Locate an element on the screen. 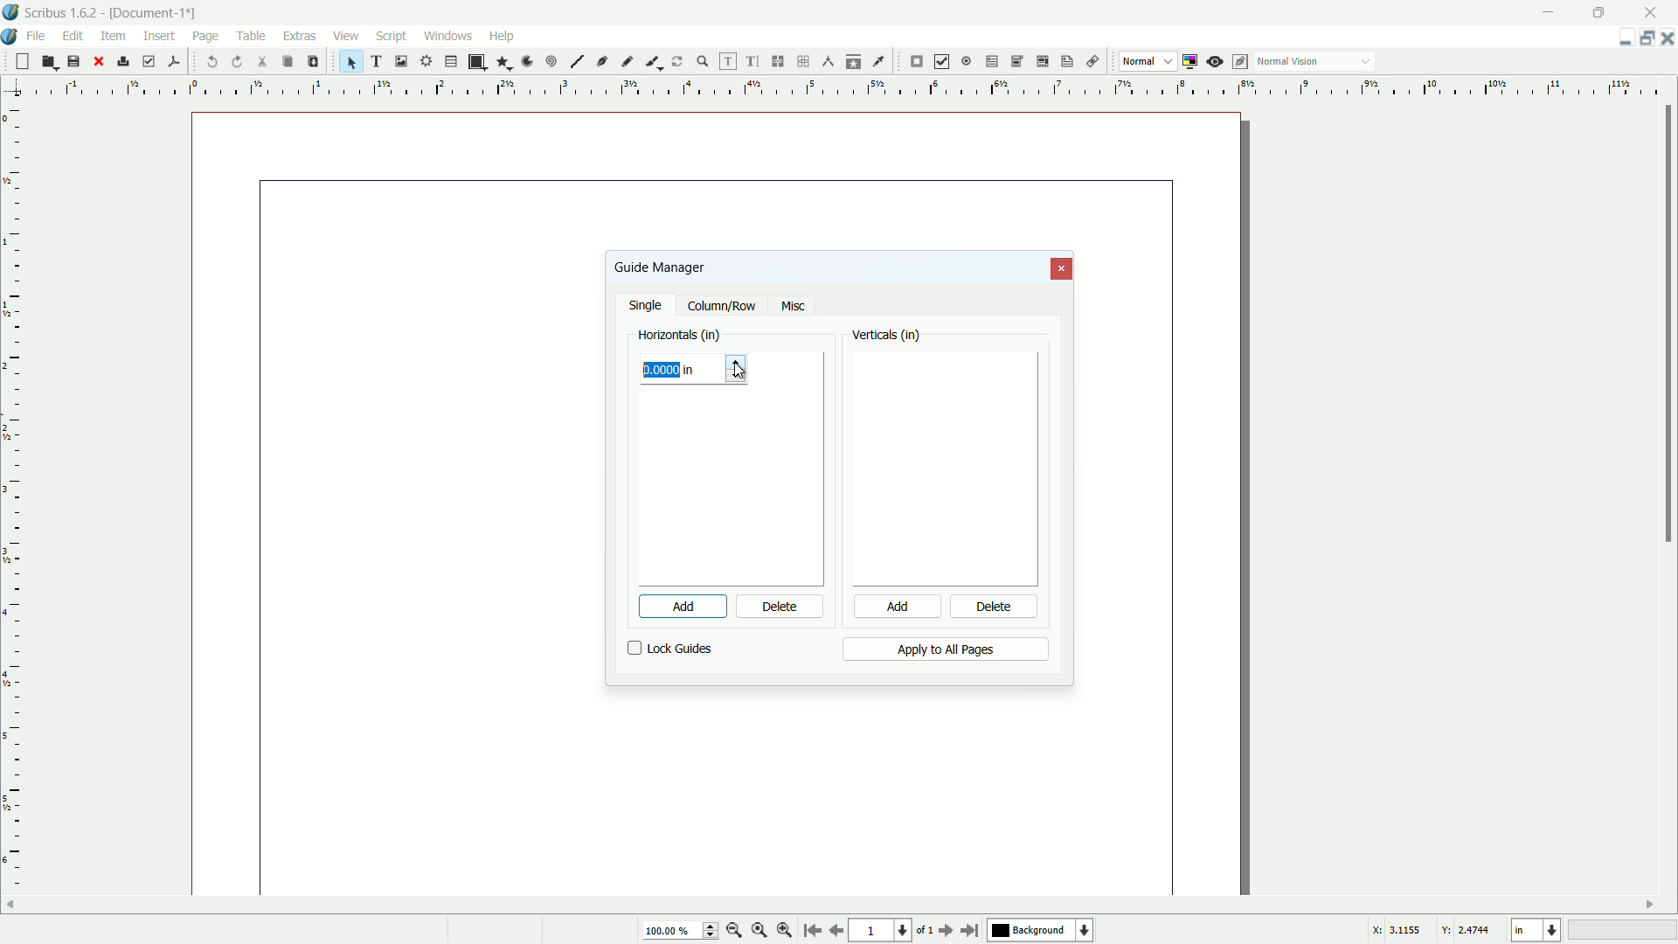  table menu is located at coordinates (252, 35).